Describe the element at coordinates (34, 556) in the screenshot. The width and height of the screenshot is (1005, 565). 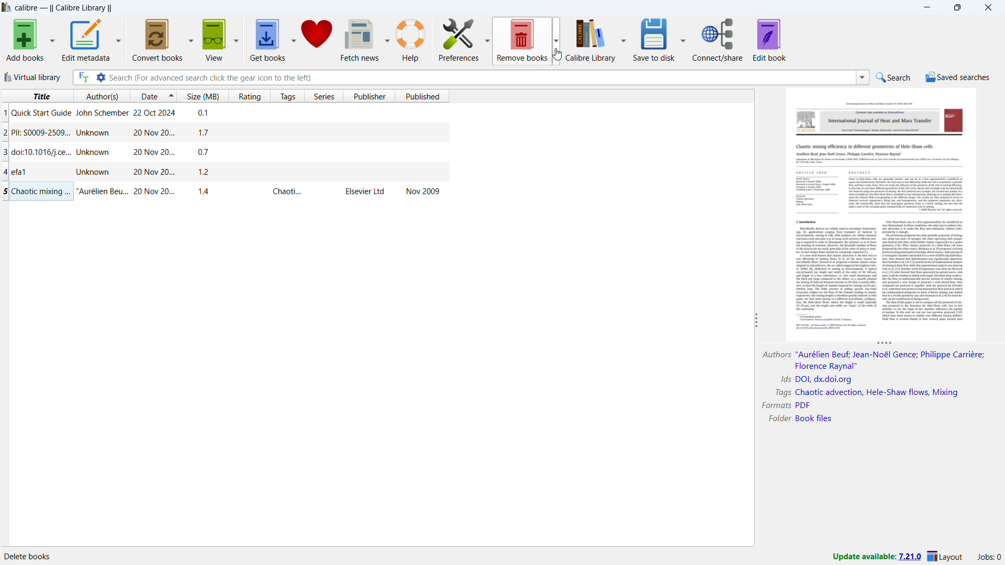
I see `program information` at that location.